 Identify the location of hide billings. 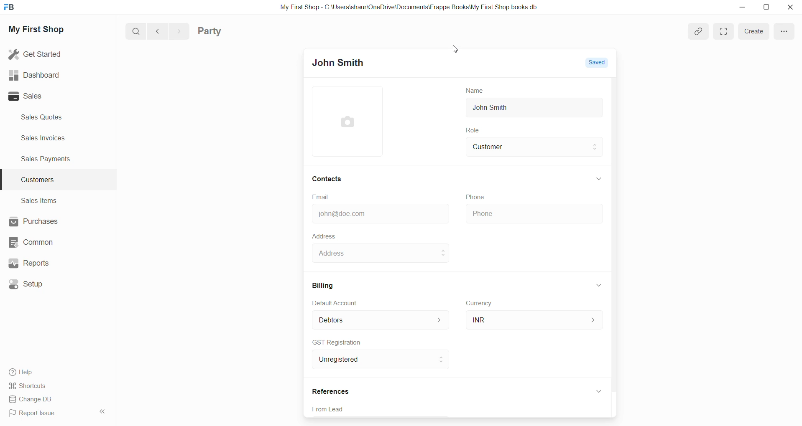
(598, 285).